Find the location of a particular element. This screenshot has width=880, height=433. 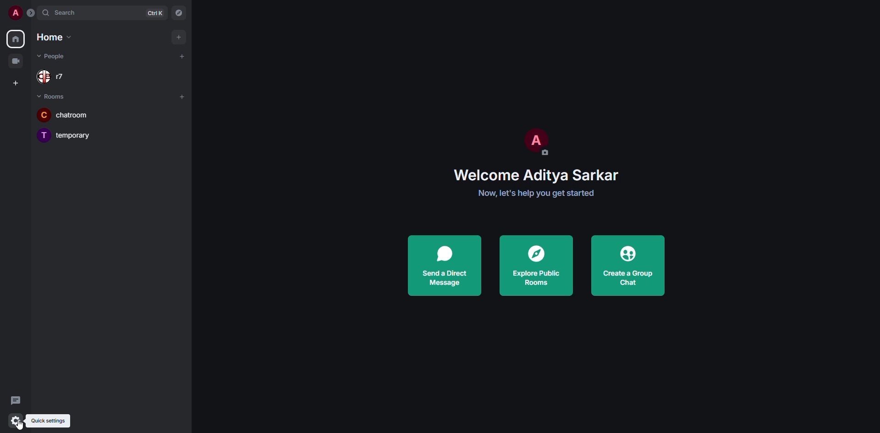

video room is located at coordinates (16, 61).